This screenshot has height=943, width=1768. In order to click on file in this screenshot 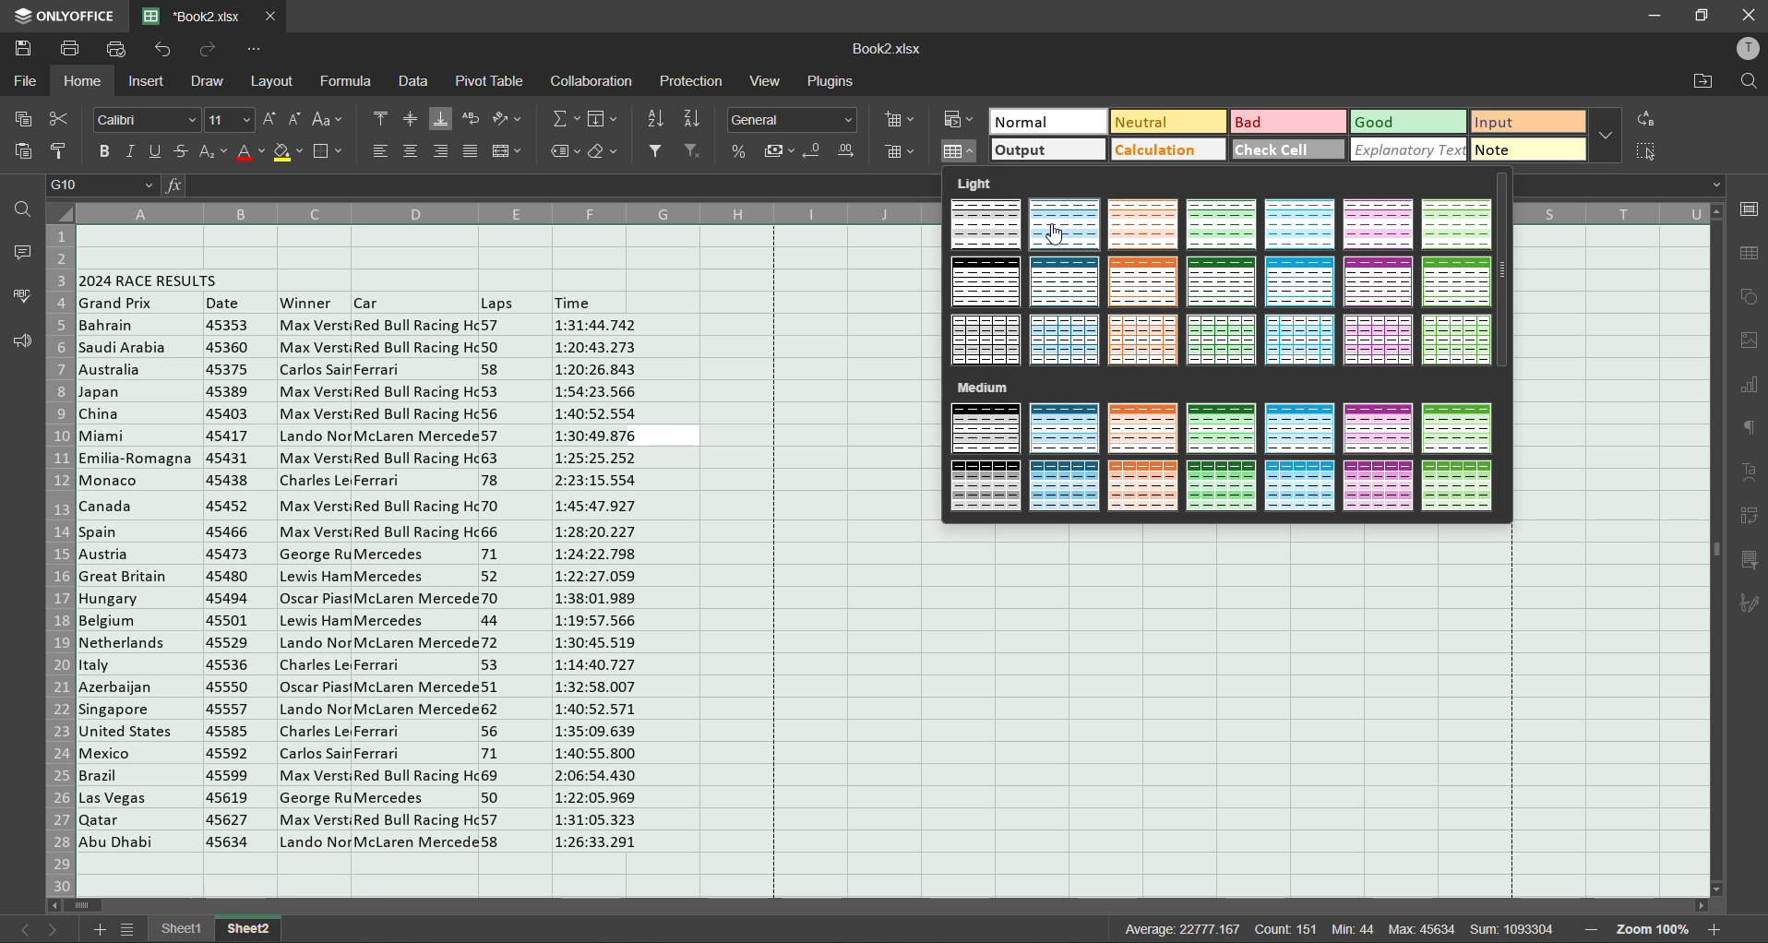, I will do `click(27, 79)`.